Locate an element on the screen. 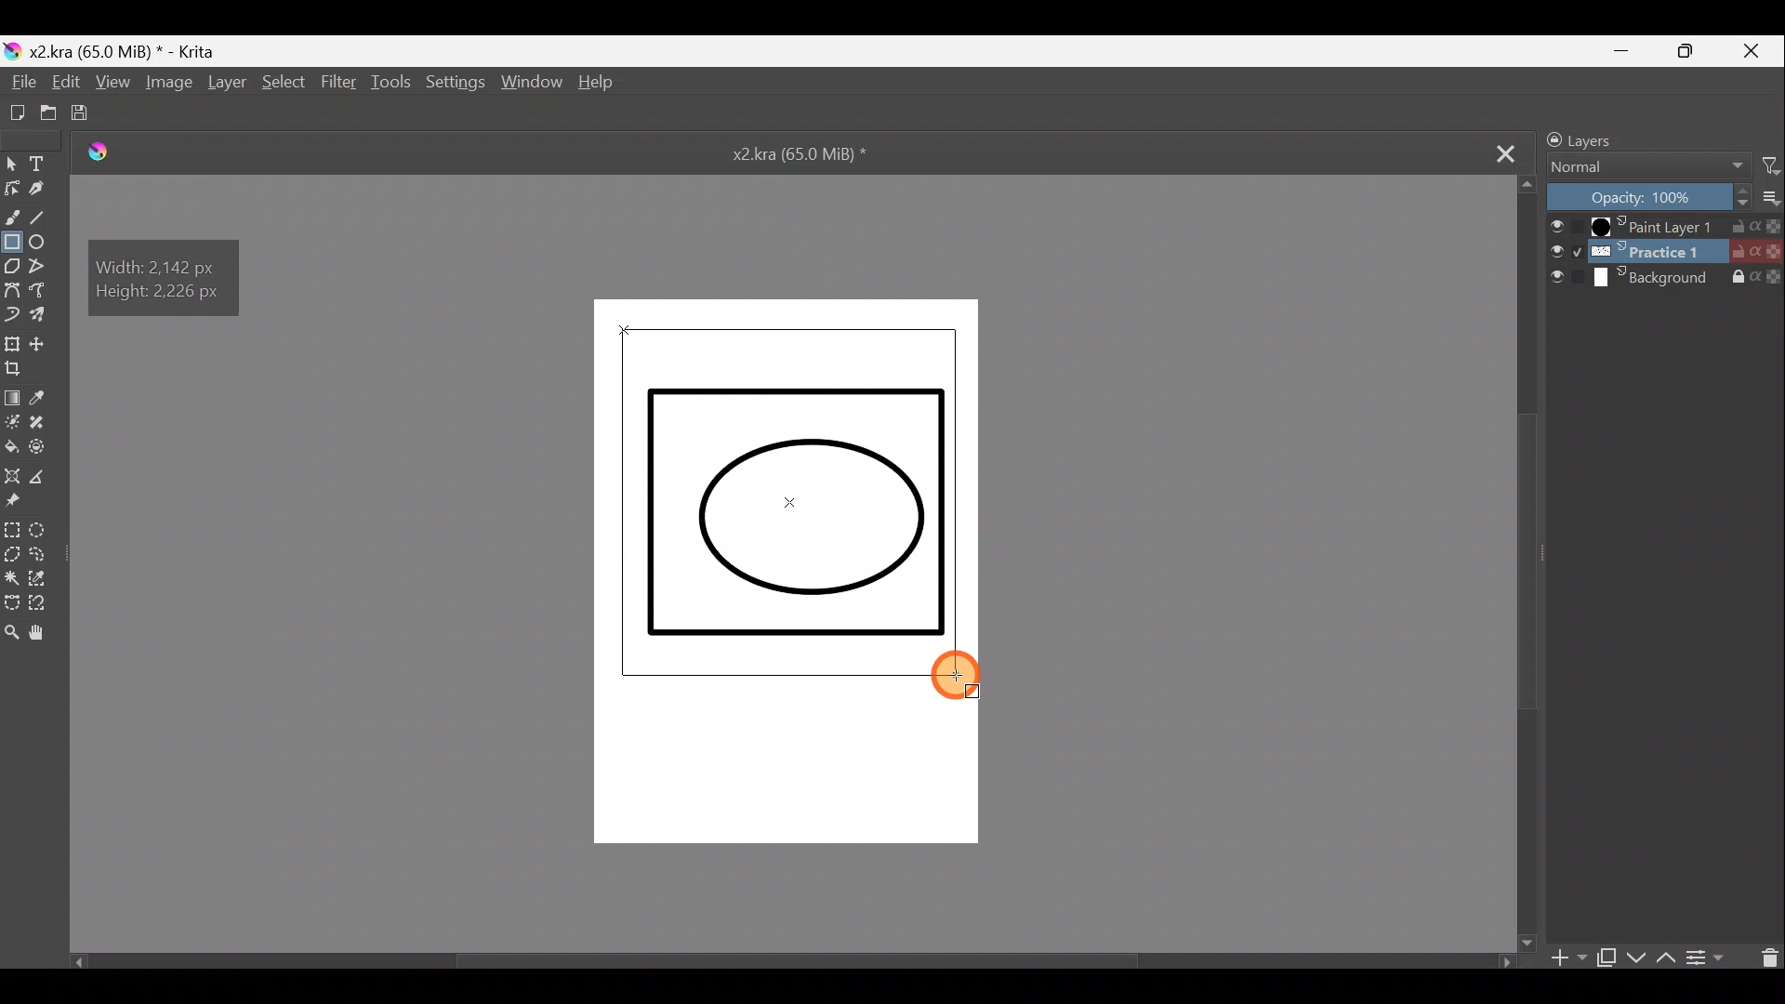 The height and width of the screenshot is (1004, 1785). Rectangle shape being drawn is located at coordinates (788, 498).